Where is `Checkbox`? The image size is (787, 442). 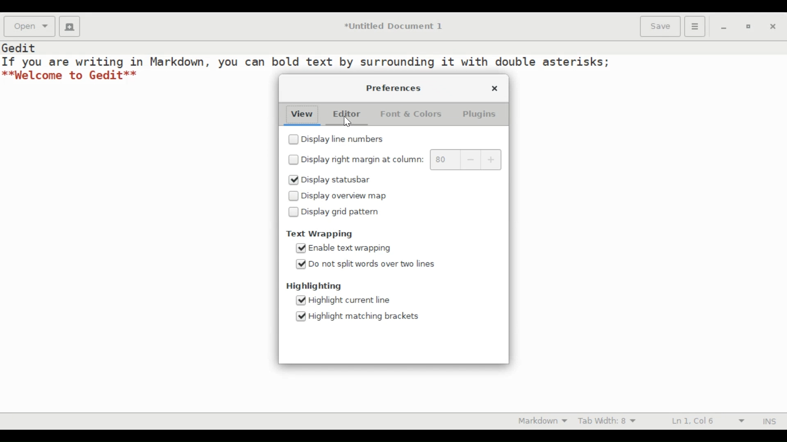
Checkbox is located at coordinates (293, 140).